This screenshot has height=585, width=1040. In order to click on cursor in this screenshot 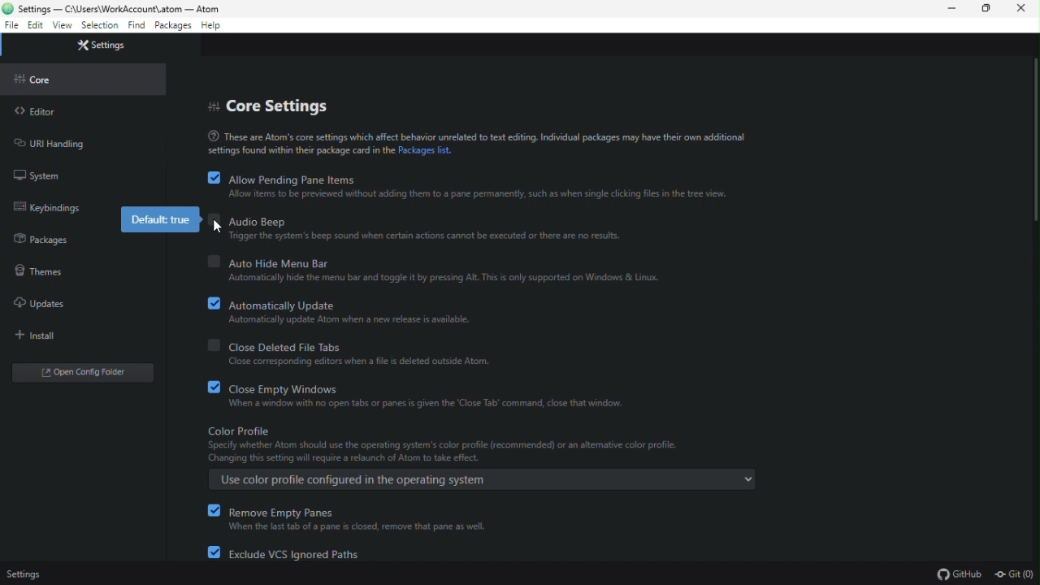, I will do `click(216, 227)`.